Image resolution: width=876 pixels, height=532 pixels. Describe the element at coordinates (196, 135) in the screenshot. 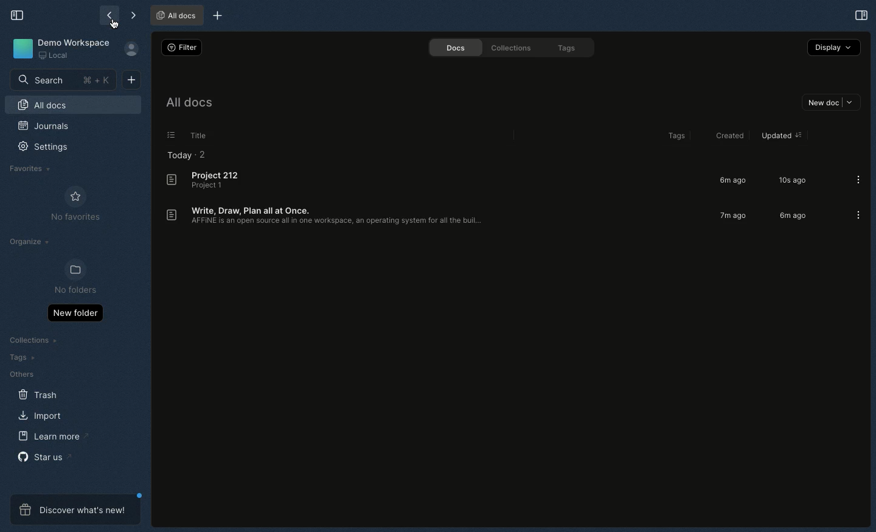

I see `Title` at that location.